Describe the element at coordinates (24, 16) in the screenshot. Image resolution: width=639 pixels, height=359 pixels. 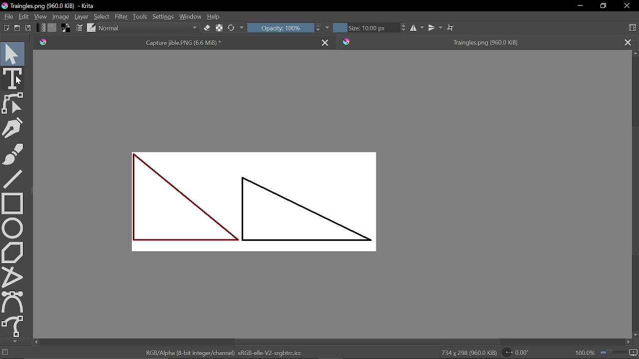
I see `Edit` at that location.